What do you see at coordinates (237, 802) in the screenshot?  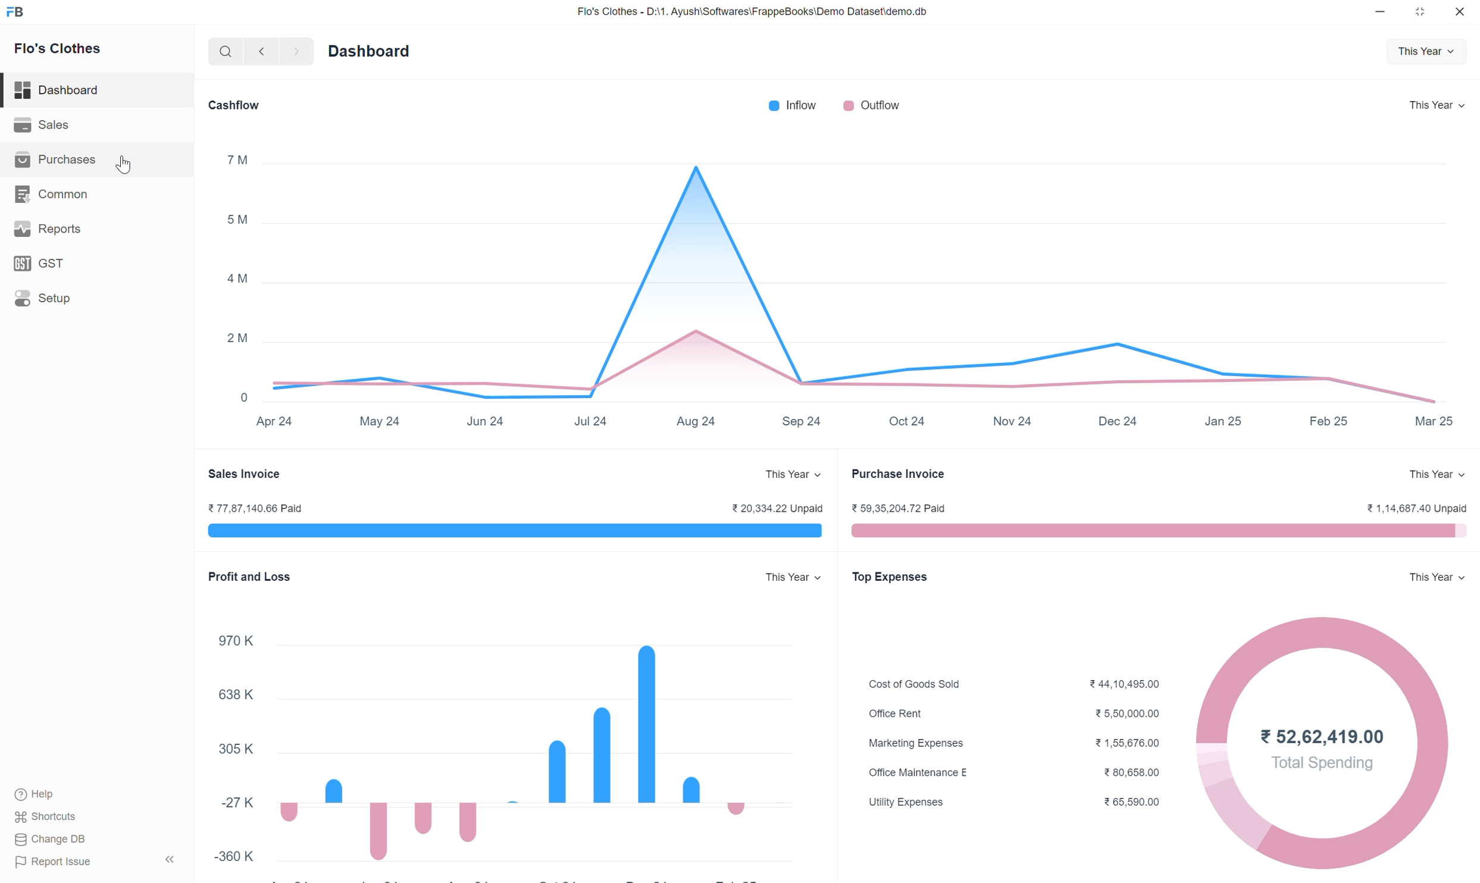 I see `-27 K` at bounding box center [237, 802].